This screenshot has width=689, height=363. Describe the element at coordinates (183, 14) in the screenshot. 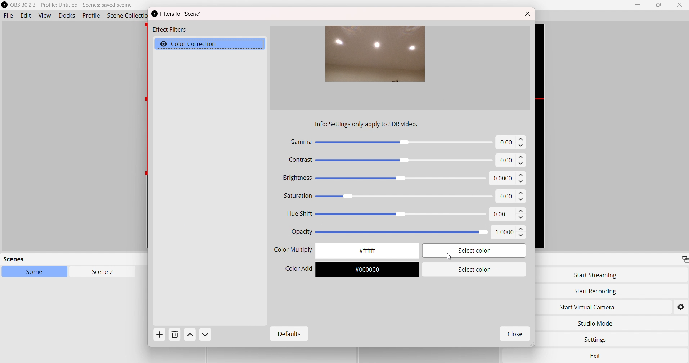

I see `Filters` at that location.